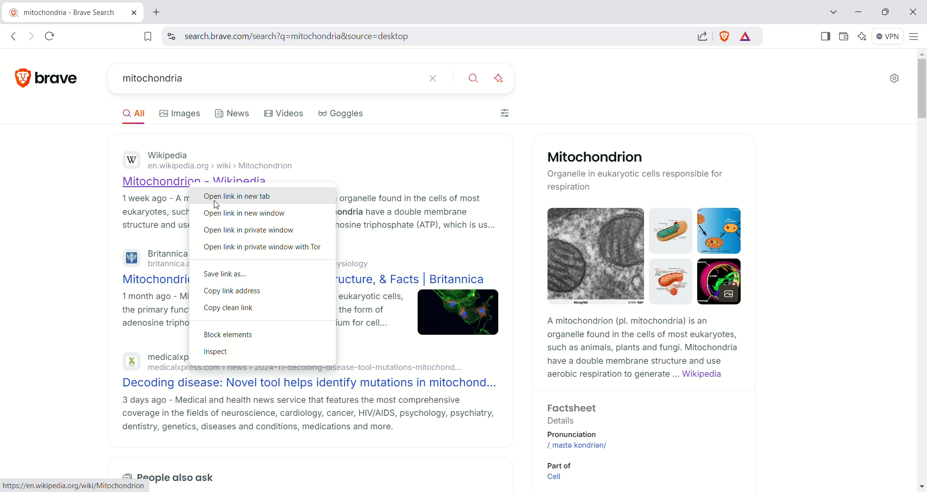 The image size is (927, 492). I want to click on enhance search with ai, so click(500, 79).